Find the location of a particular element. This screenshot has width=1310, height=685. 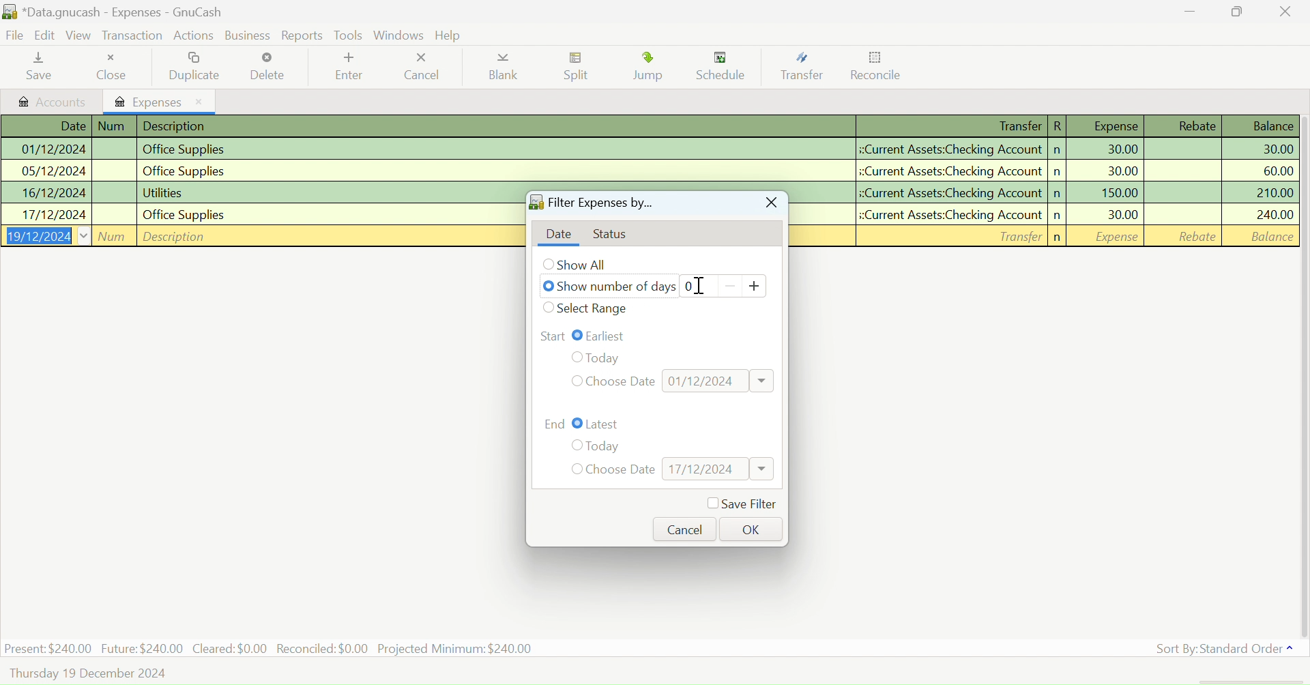

Office Supplies Transaction is located at coordinates (259, 214).